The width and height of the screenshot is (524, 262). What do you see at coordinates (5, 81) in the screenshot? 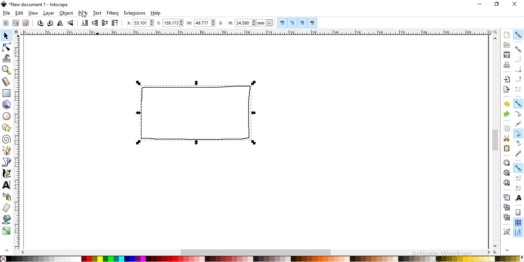
I see `measurement tool` at bounding box center [5, 81].